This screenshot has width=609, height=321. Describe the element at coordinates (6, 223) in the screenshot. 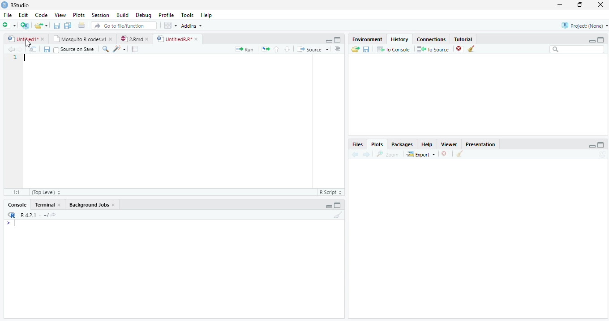

I see `>` at that location.